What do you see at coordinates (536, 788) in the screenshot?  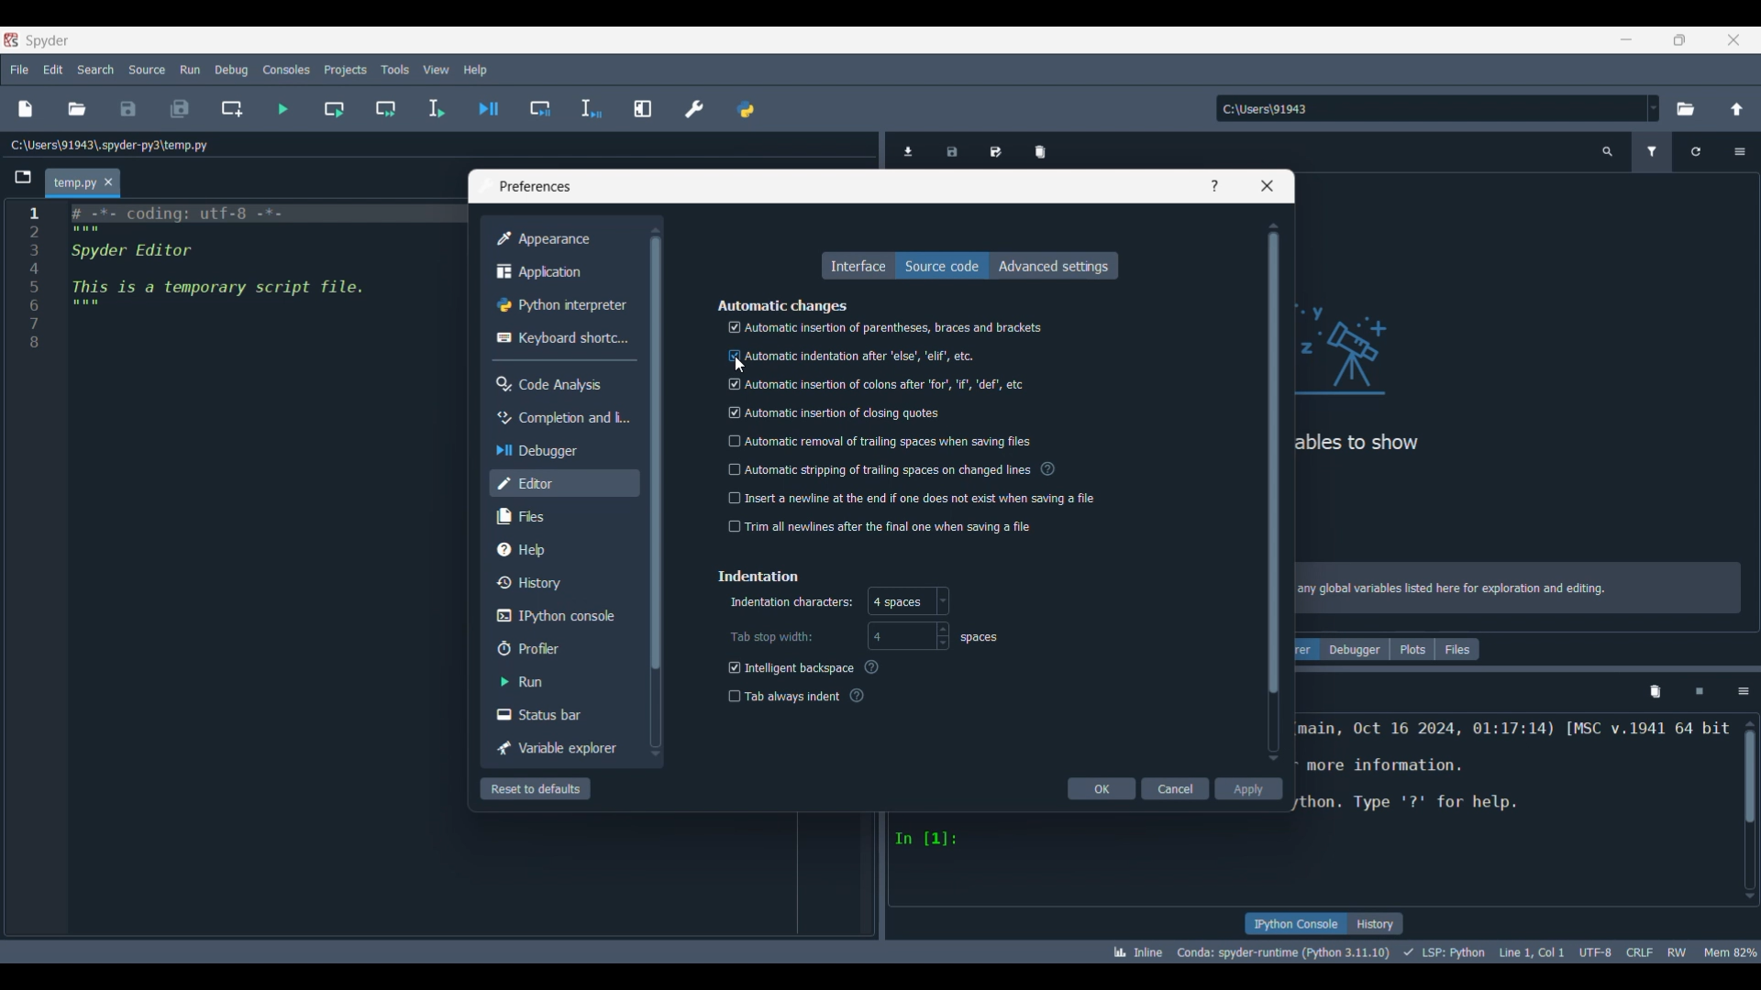 I see `Reset to defaults` at bounding box center [536, 788].